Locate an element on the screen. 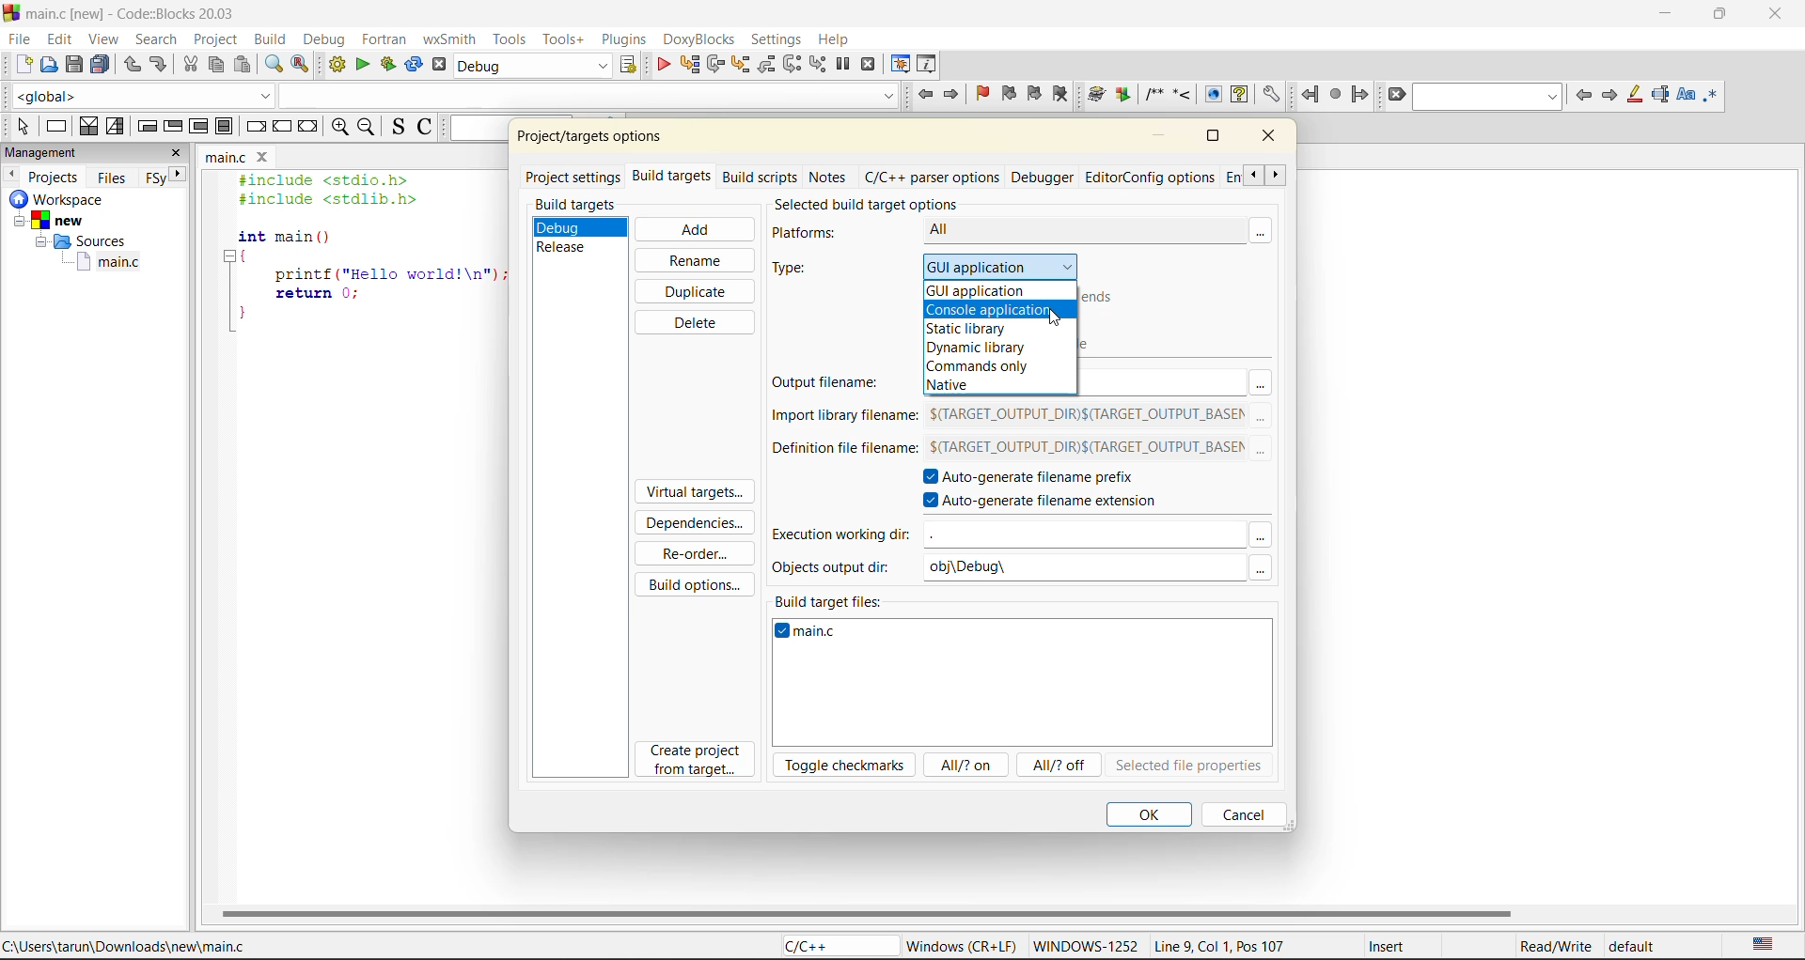 Image resolution: width=1805 pixels, height=960 pixels. show select target dialog is located at coordinates (630, 66).